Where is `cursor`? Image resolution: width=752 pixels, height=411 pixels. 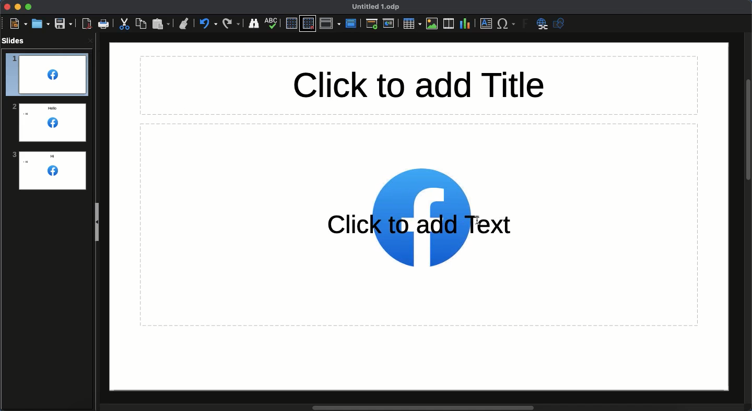 cursor is located at coordinates (478, 217).